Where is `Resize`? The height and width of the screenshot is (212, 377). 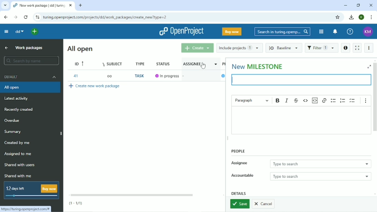 Resize is located at coordinates (228, 139).